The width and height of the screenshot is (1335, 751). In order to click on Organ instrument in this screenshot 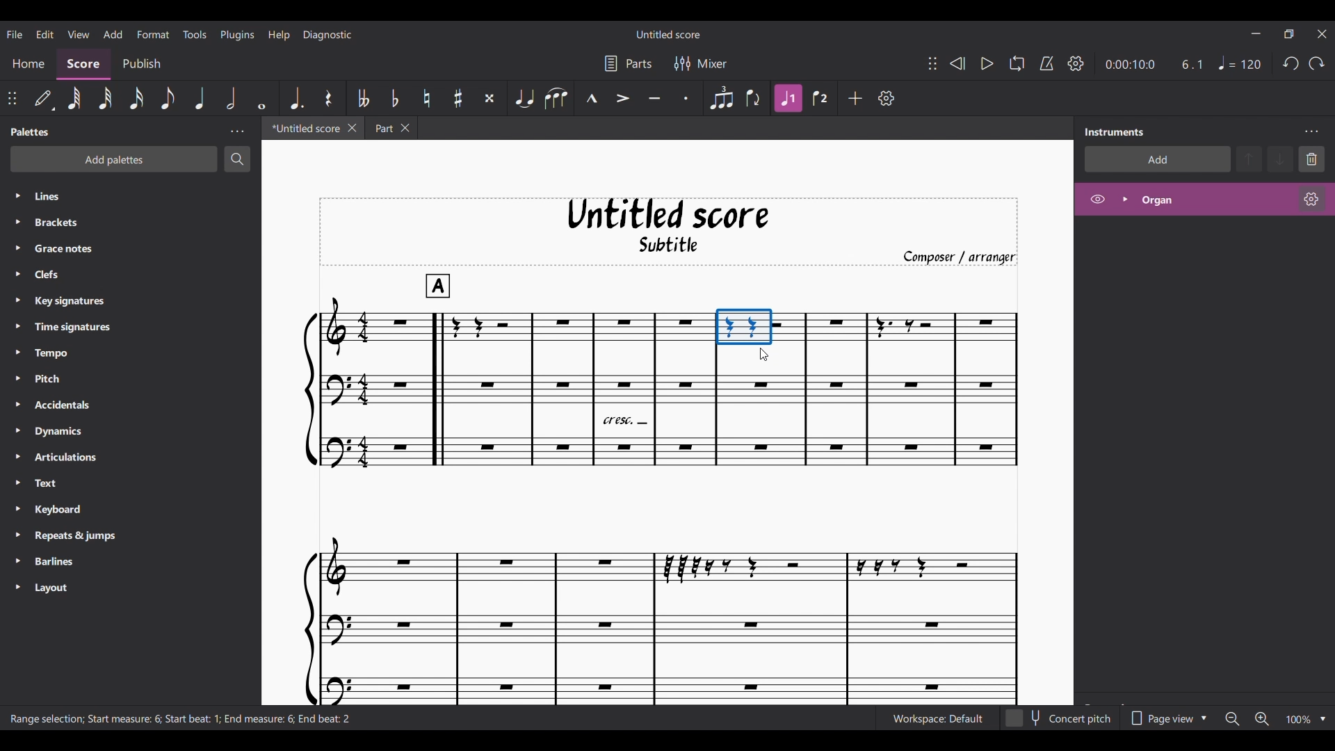, I will do `click(1213, 200)`.